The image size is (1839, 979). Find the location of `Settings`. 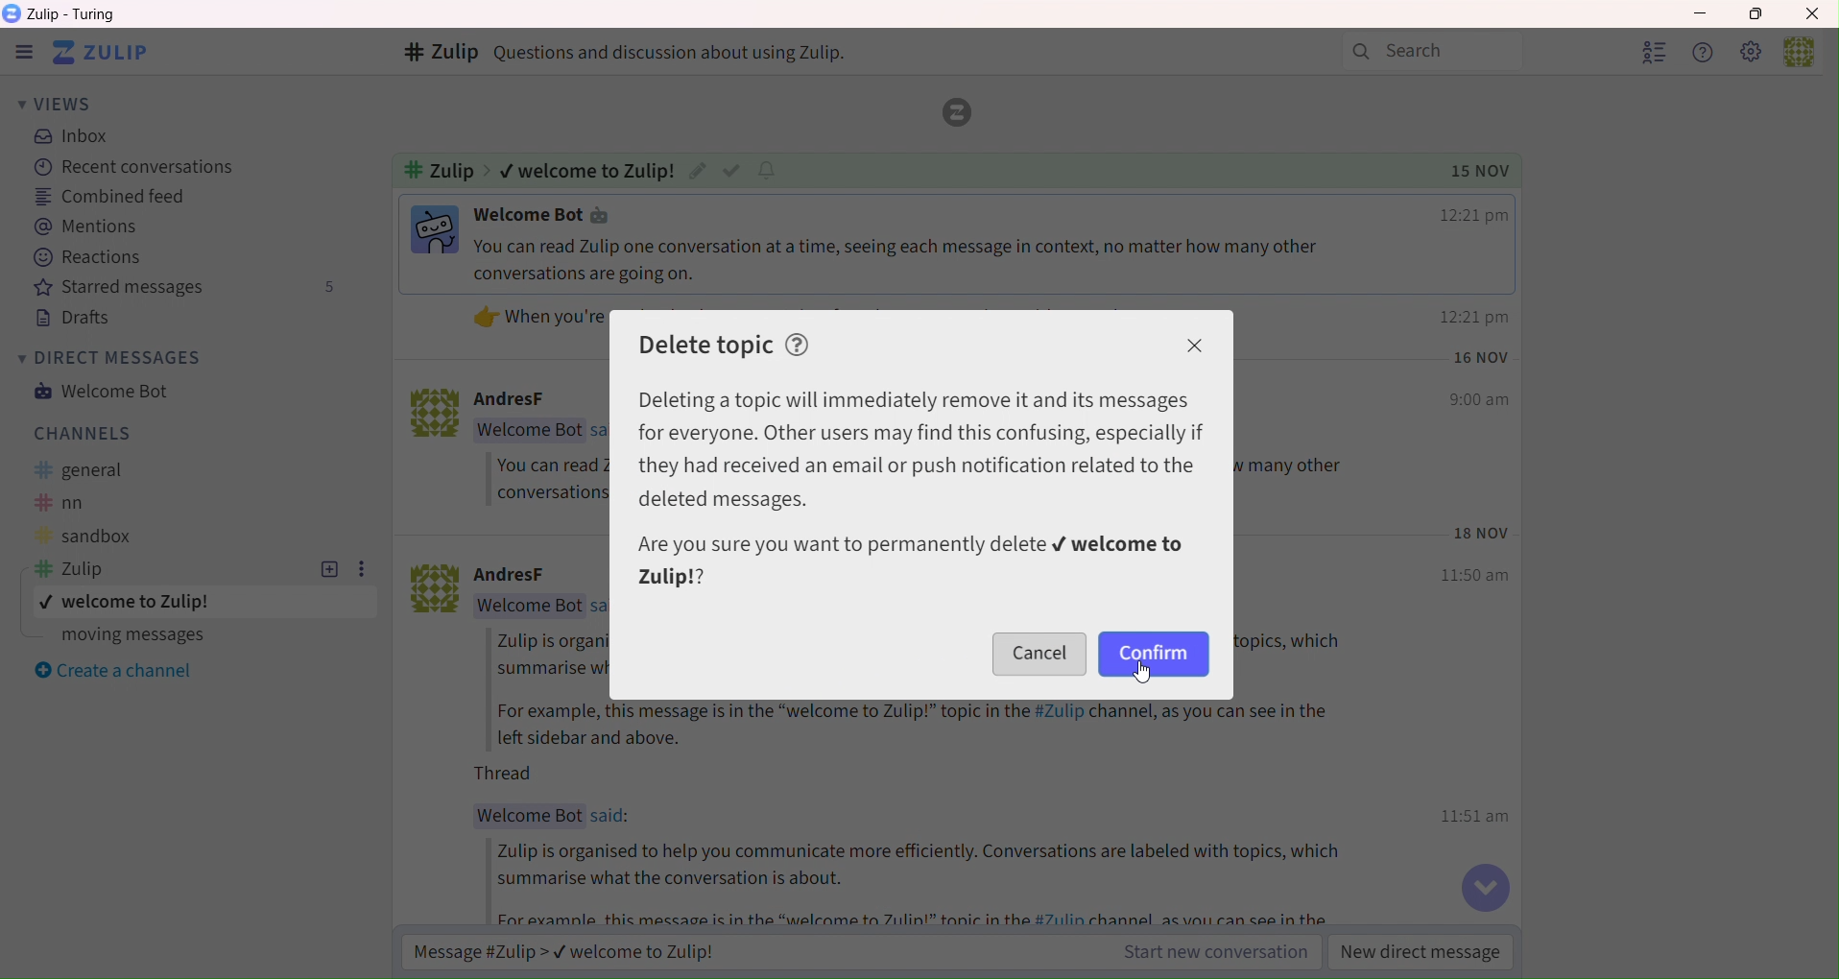

Settings is located at coordinates (1752, 55).